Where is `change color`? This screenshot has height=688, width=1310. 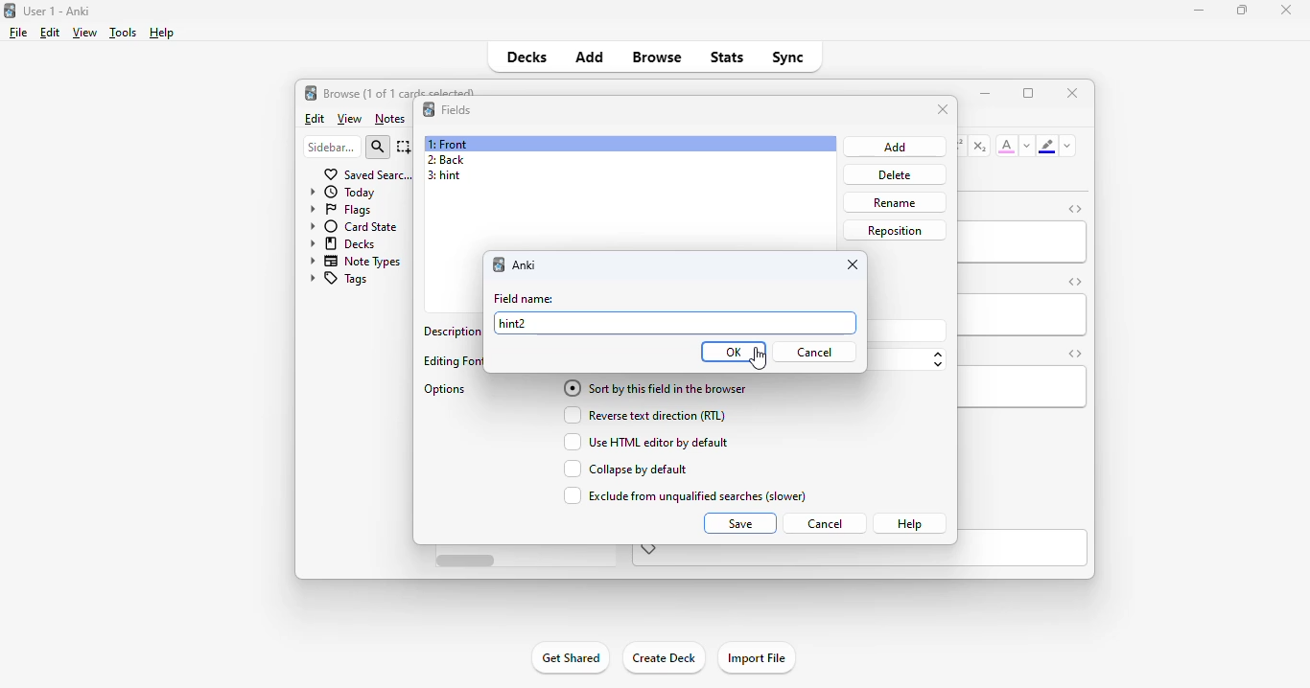
change color is located at coordinates (1067, 146).